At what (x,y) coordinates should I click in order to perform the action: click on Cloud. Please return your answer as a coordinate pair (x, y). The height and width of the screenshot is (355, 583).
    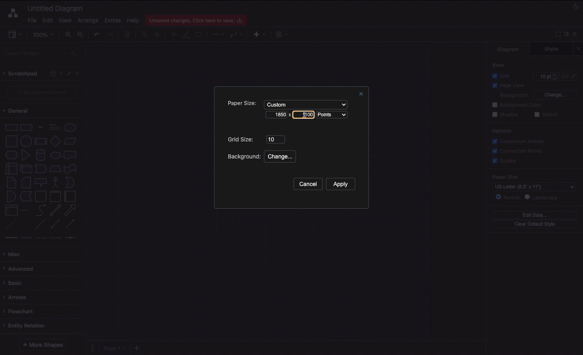
    Looking at the image, I should click on (55, 155).